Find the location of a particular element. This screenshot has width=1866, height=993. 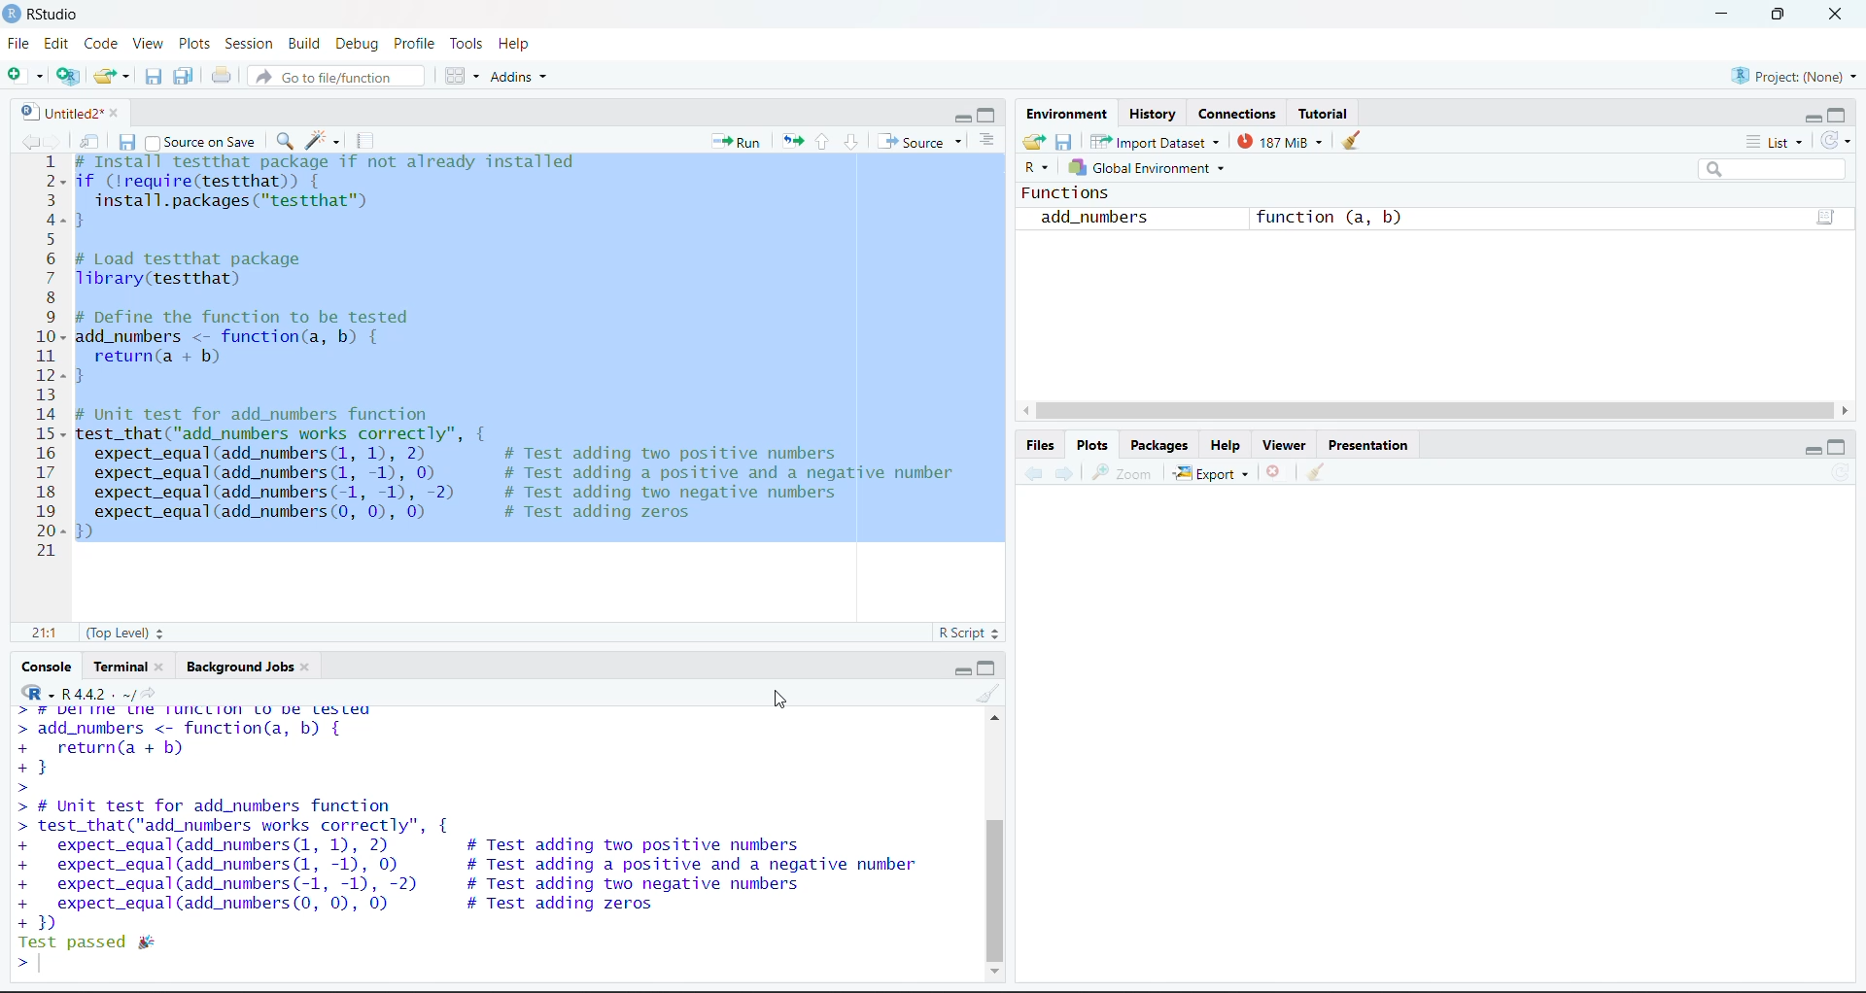

source on save is located at coordinates (205, 143).